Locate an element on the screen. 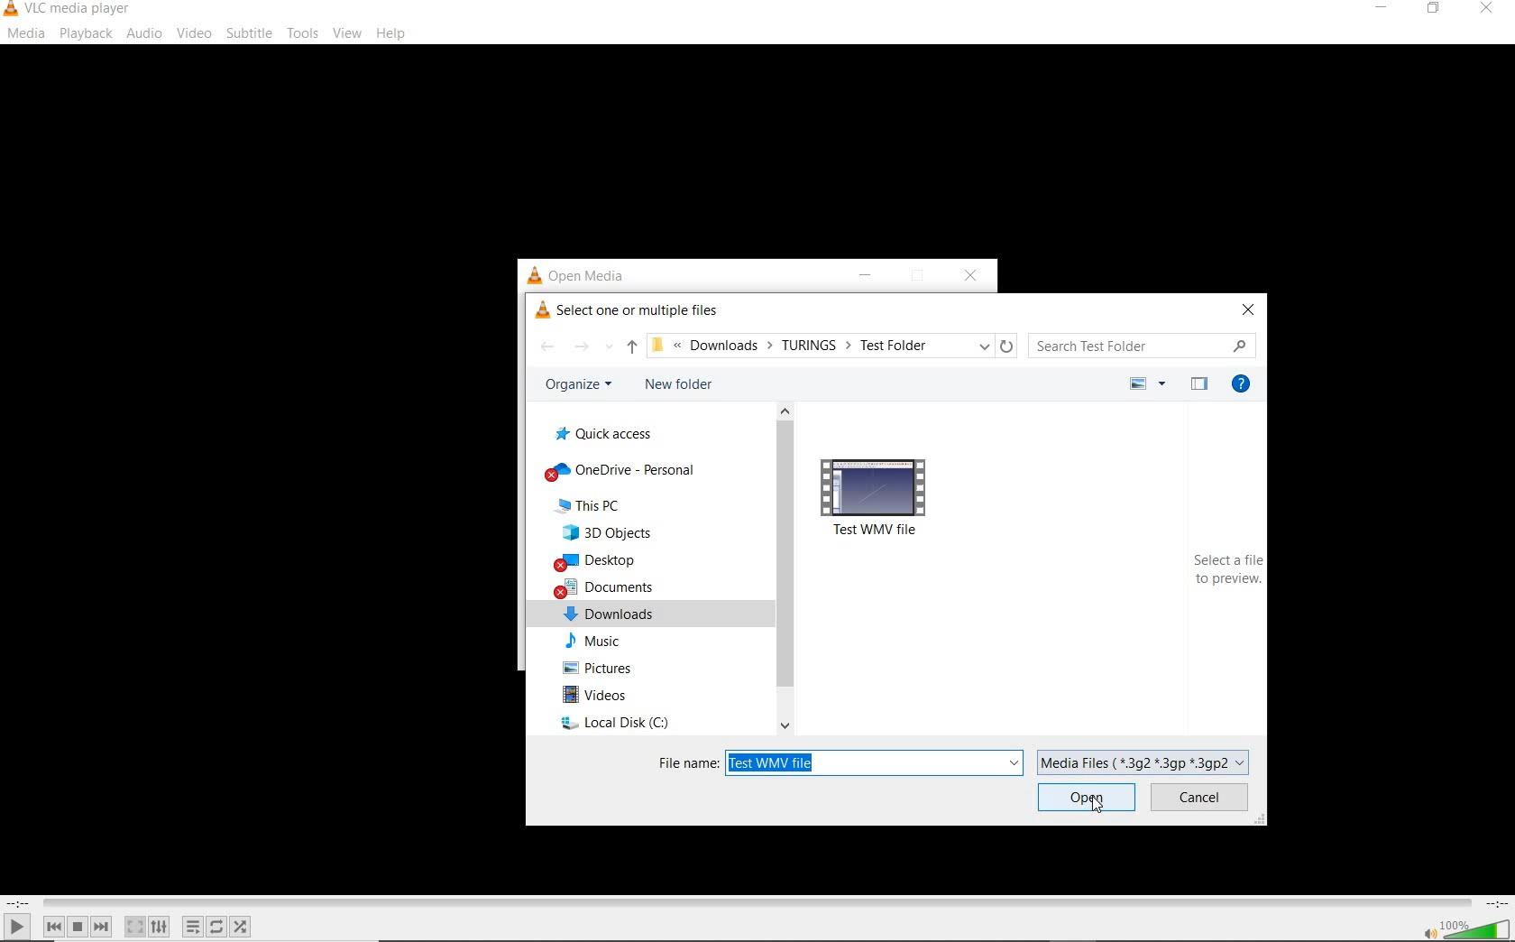  recent locations is located at coordinates (608, 347).